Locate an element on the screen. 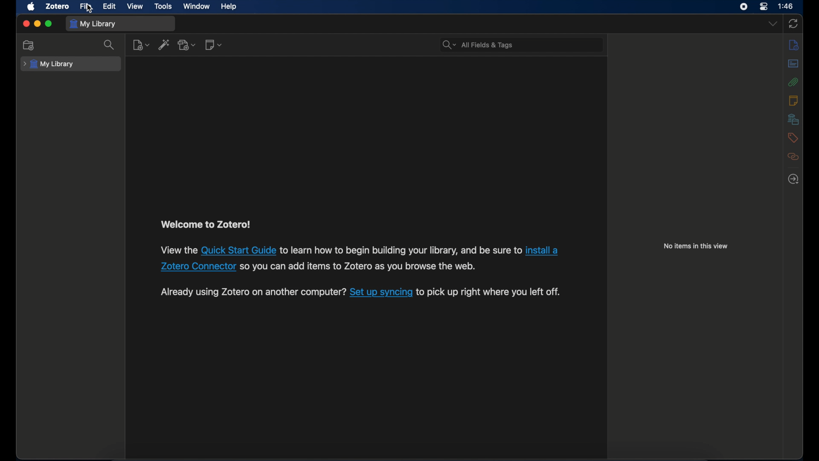  info is located at coordinates (794, 46).